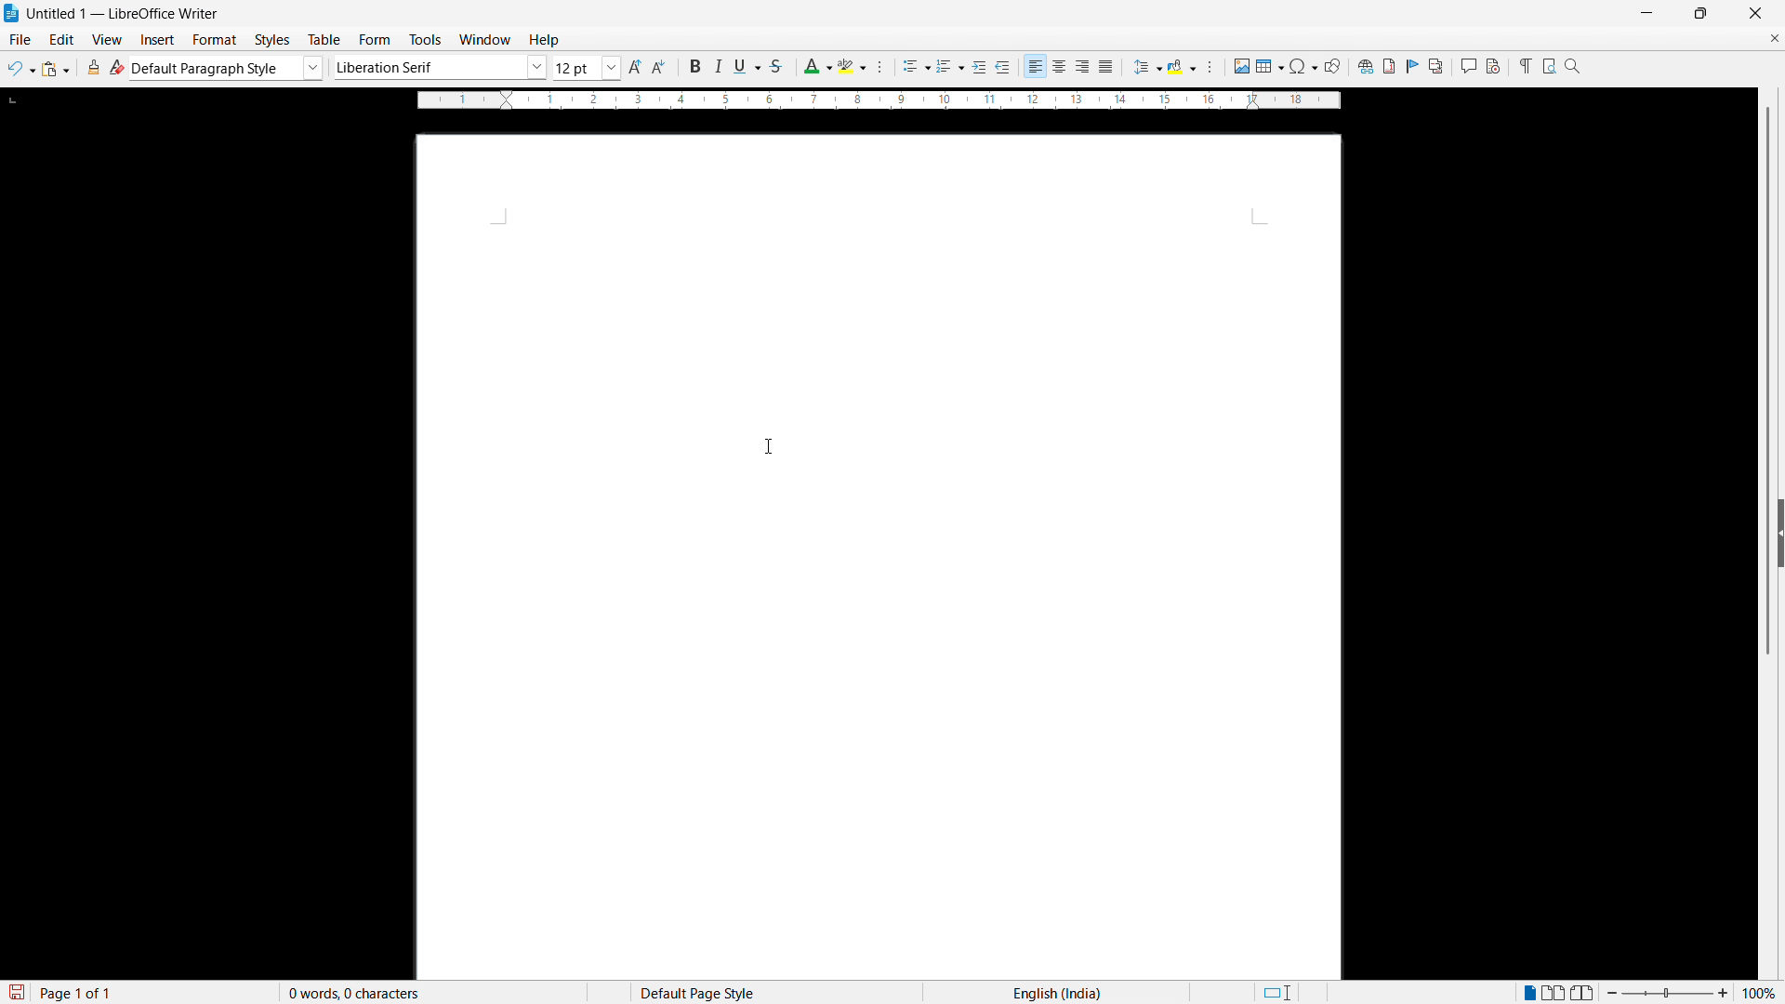  I want to click on Set line spacing , so click(1146, 67).